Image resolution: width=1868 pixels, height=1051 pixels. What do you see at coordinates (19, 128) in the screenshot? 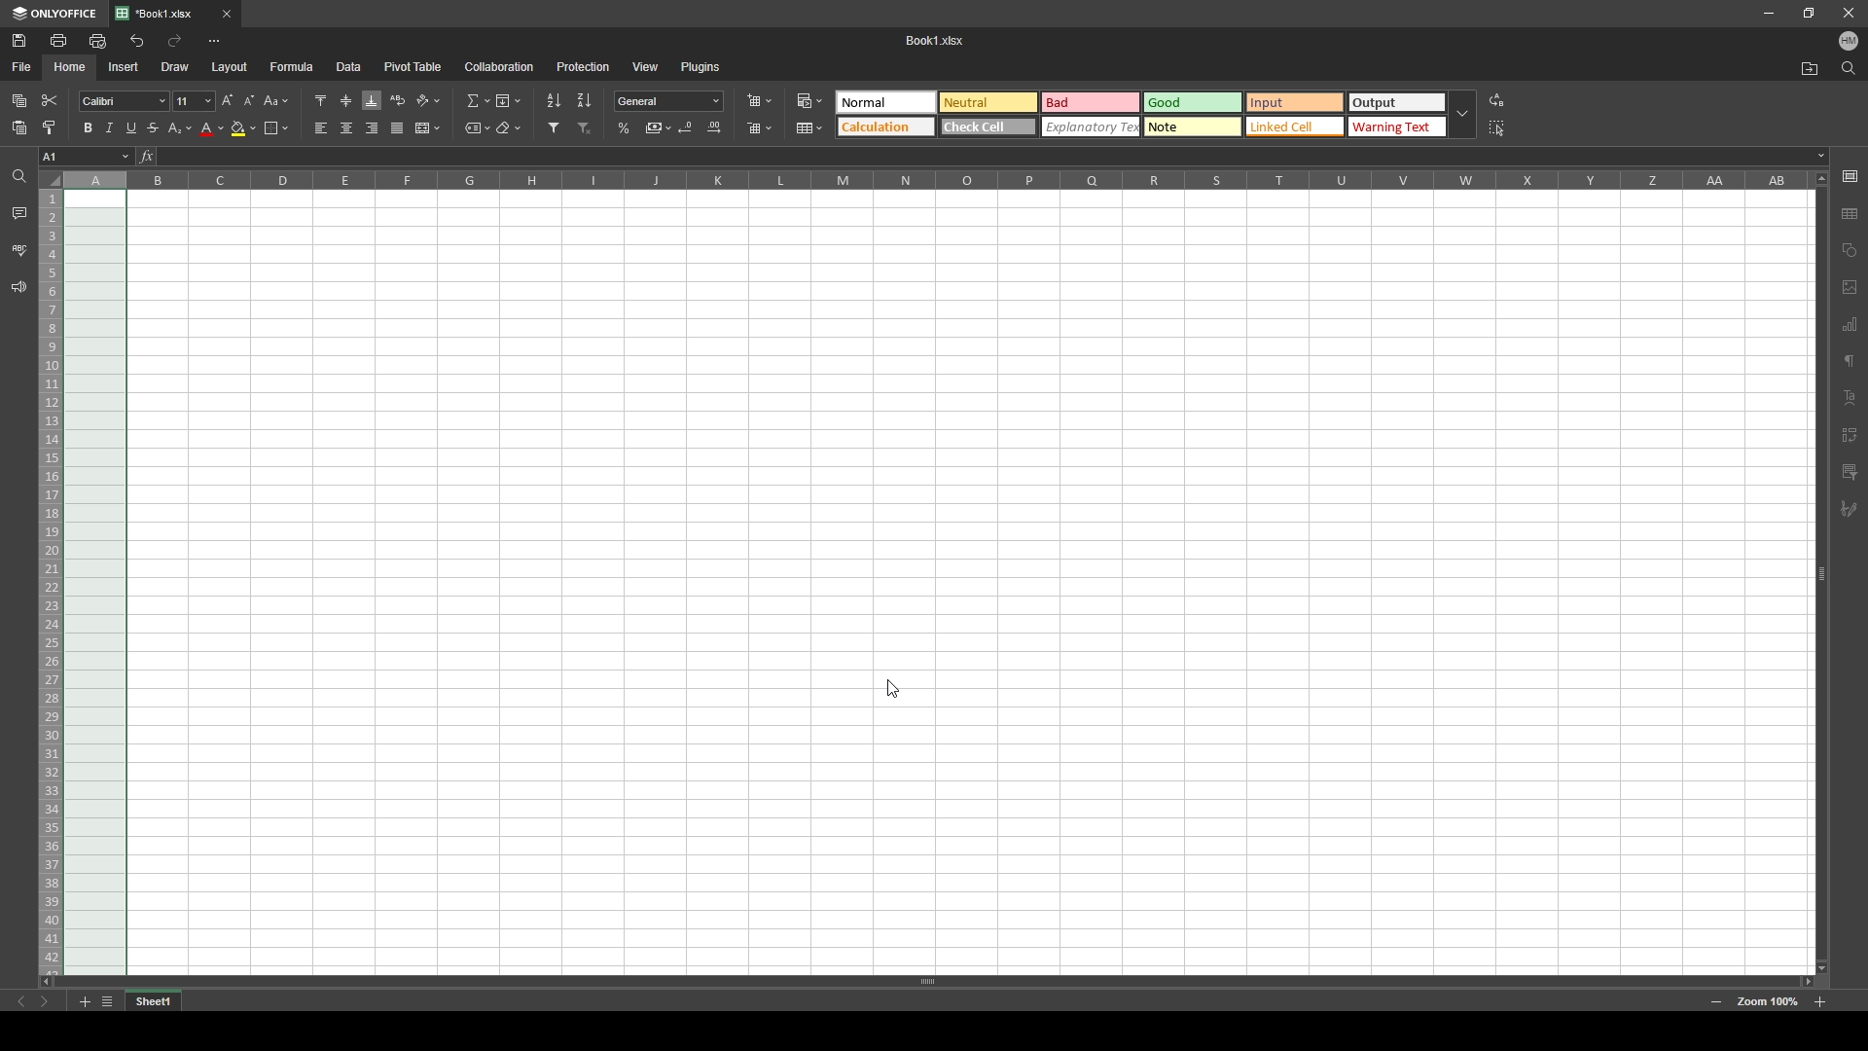
I see `paste` at bounding box center [19, 128].